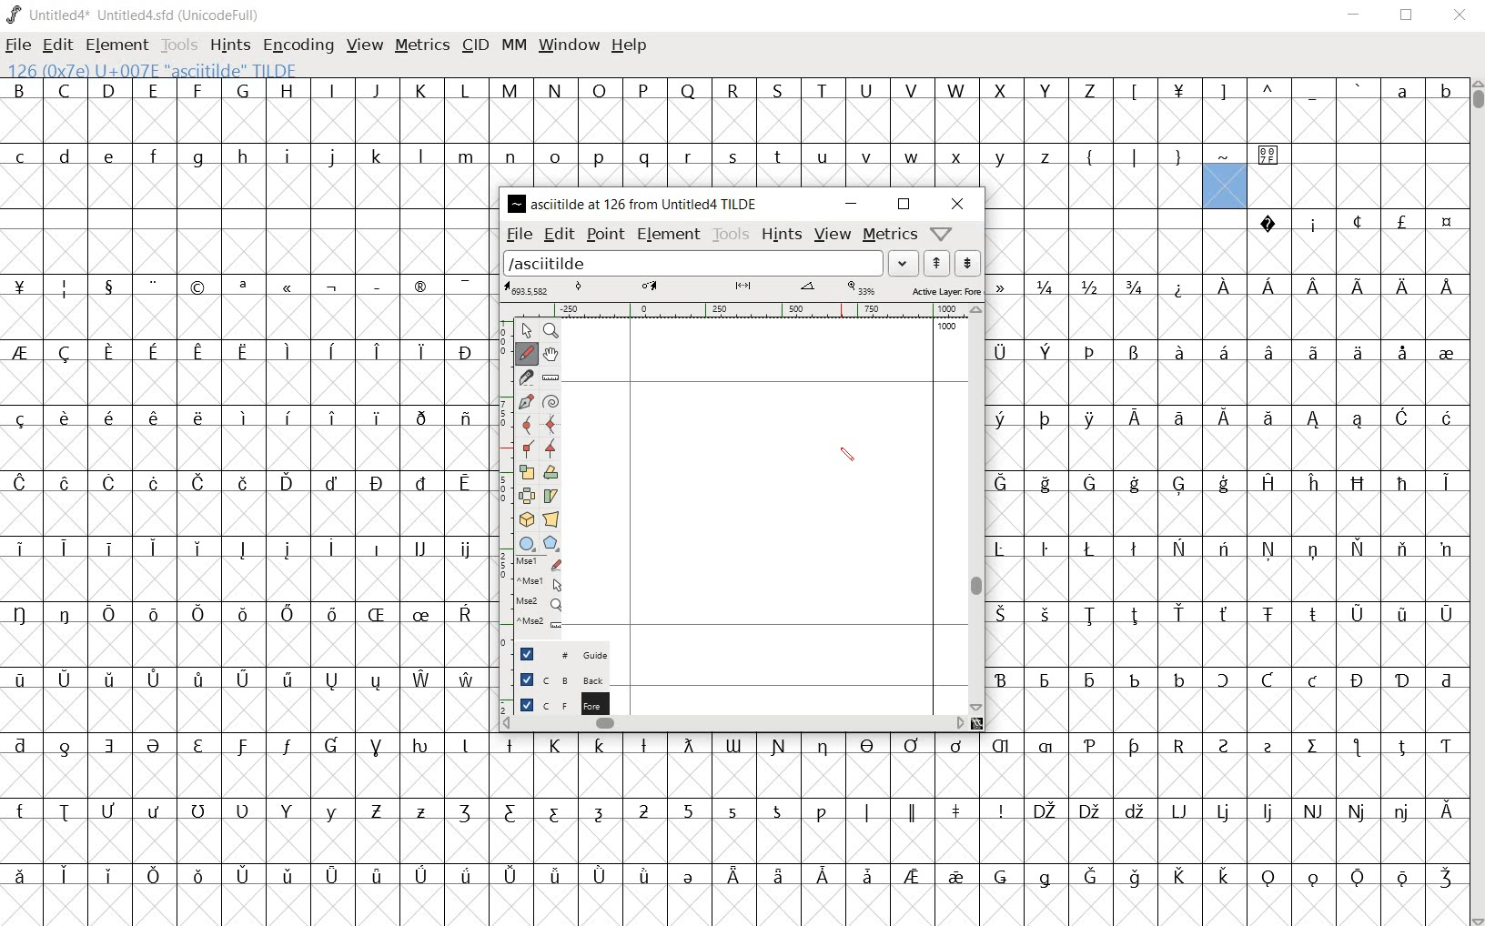 This screenshot has width=1485, height=926. What do you see at coordinates (550, 475) in the screenshot?
I see `Rotate the selection` at bounding box center [550, 475].